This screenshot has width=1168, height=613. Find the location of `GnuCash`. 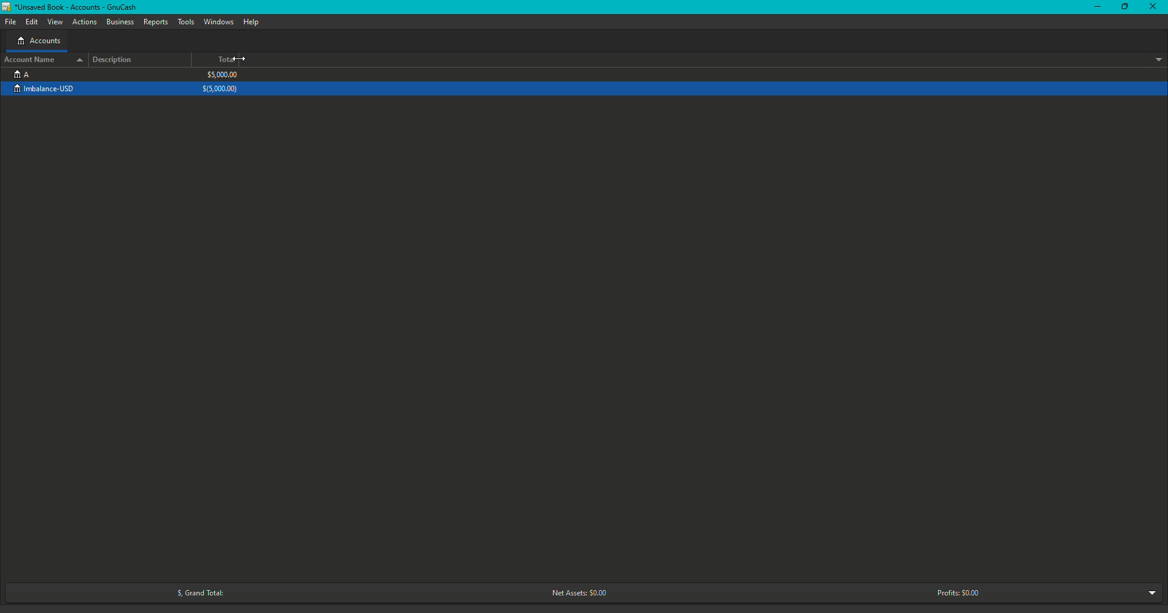

GnuCash is located at coordinates (72, 9).